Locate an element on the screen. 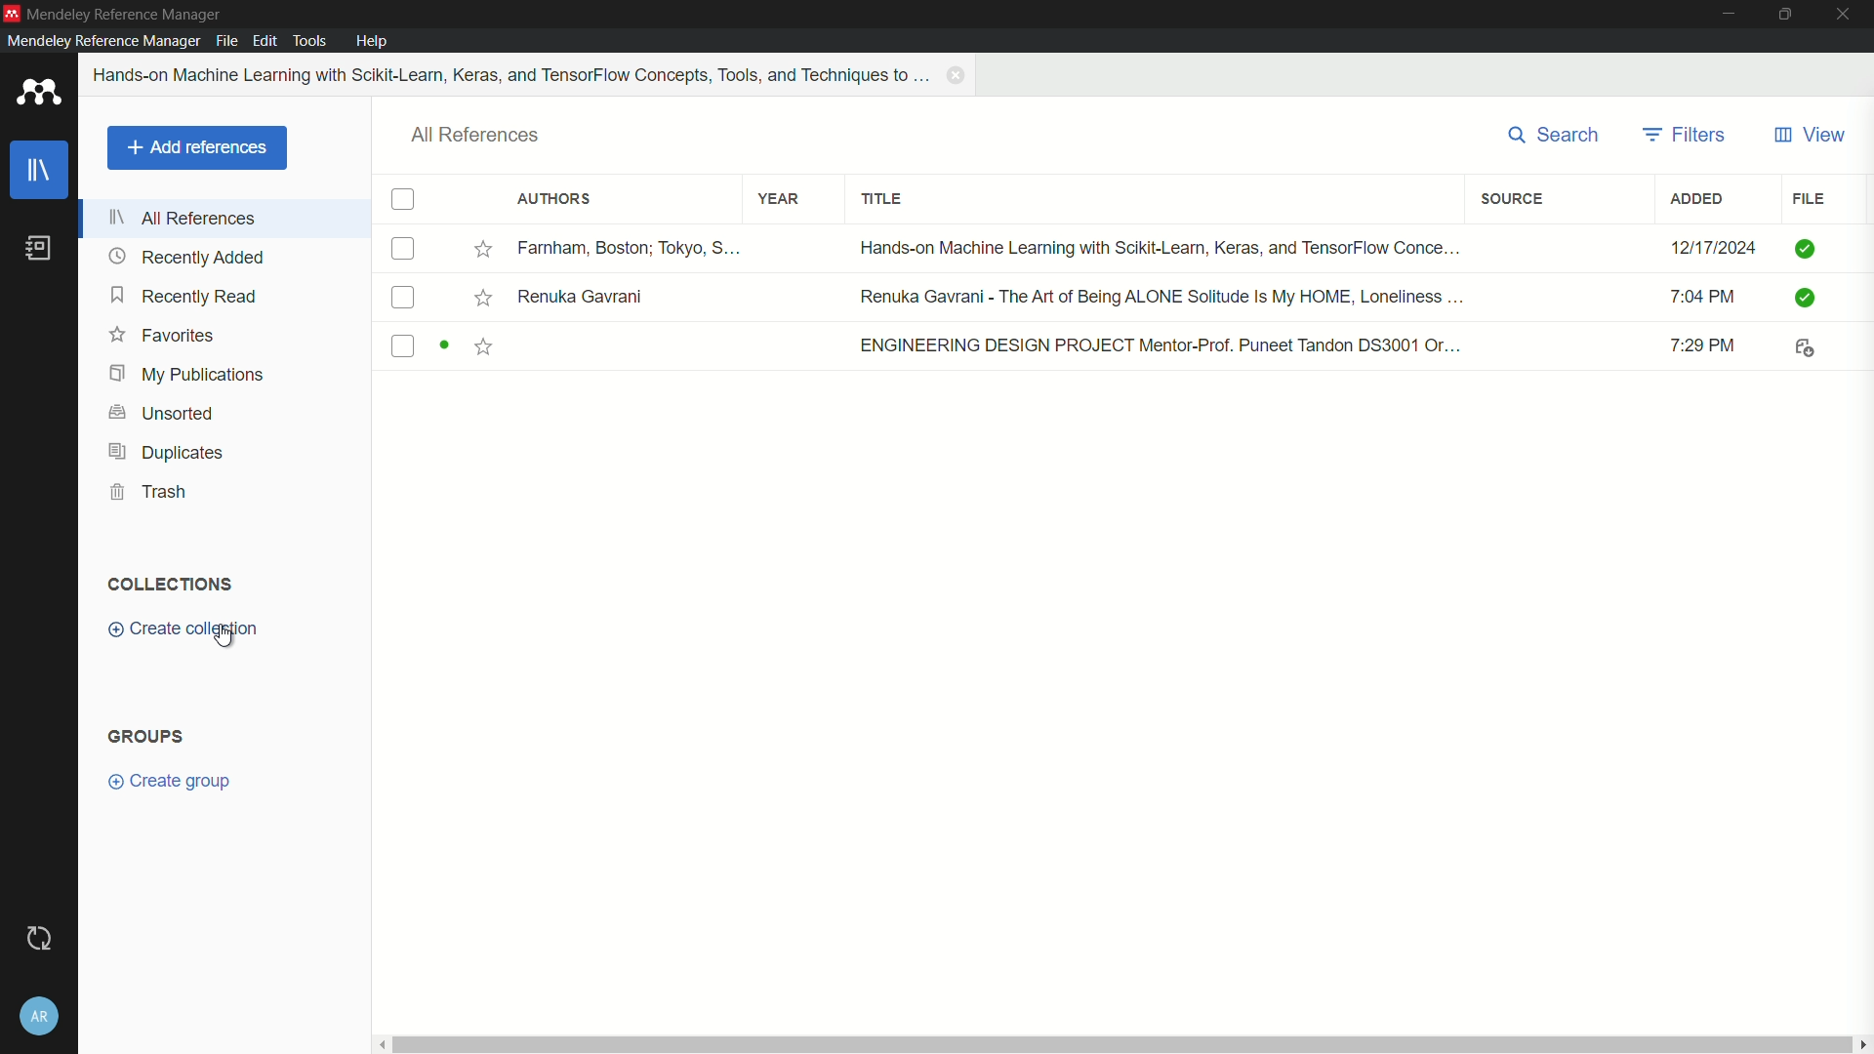 The height and width of the screenshot is (1054, 1874). all references is located at coordinates (476, 136).